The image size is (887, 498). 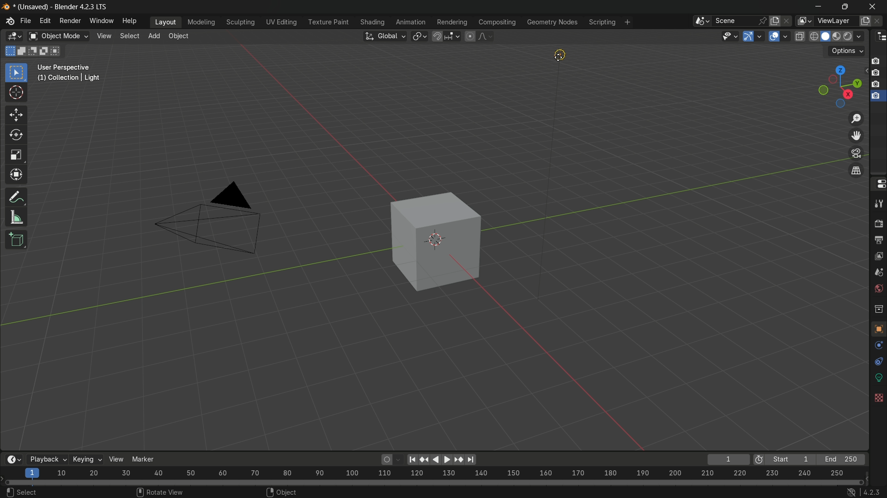 I want to click on snap, so click(x=445, y=36).